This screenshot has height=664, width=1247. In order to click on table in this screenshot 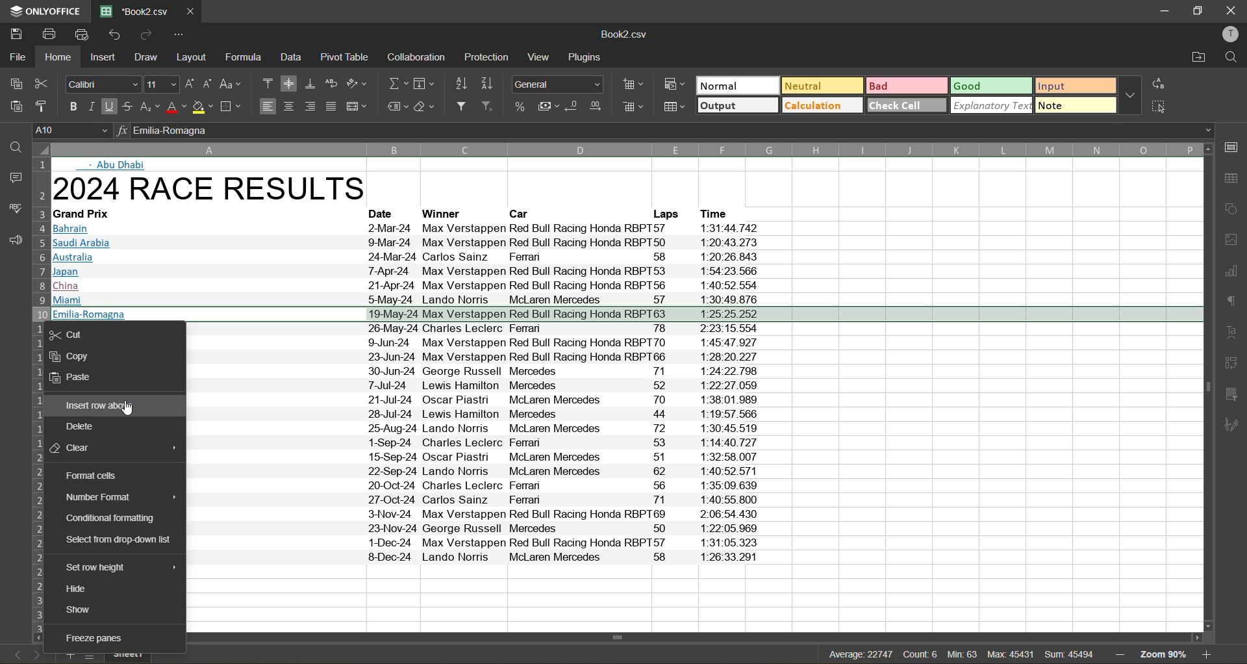, I will do `click(1235, 180)`.